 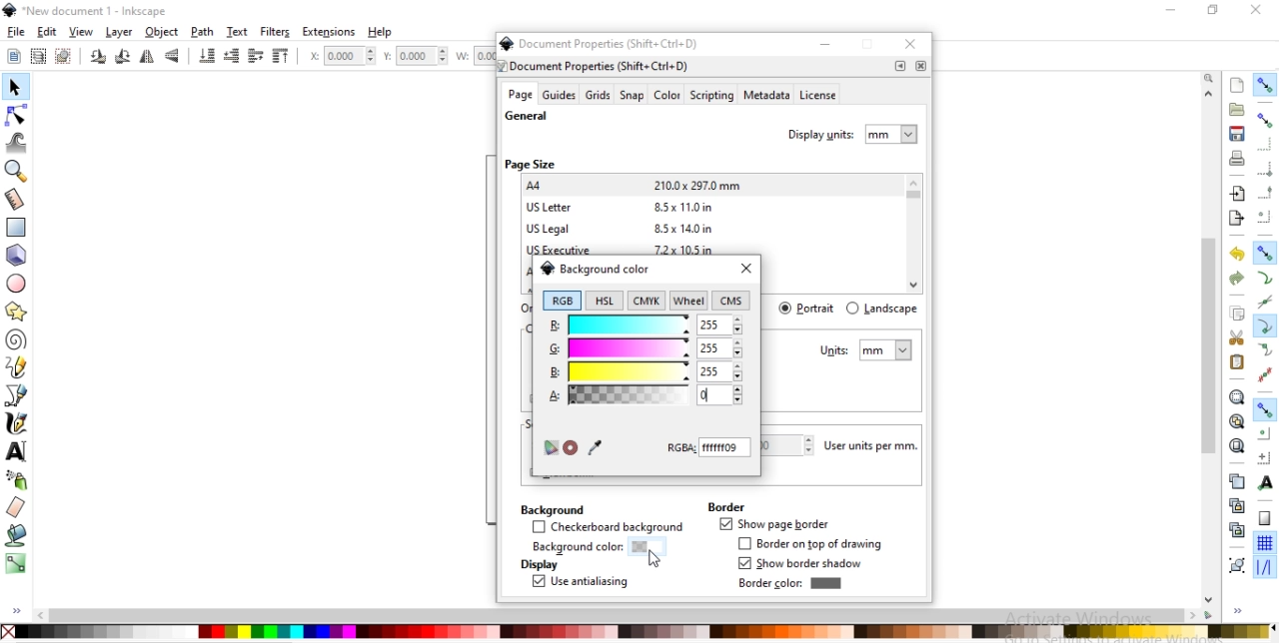 I want to click on flip vertically, so click(x=173, y=57).